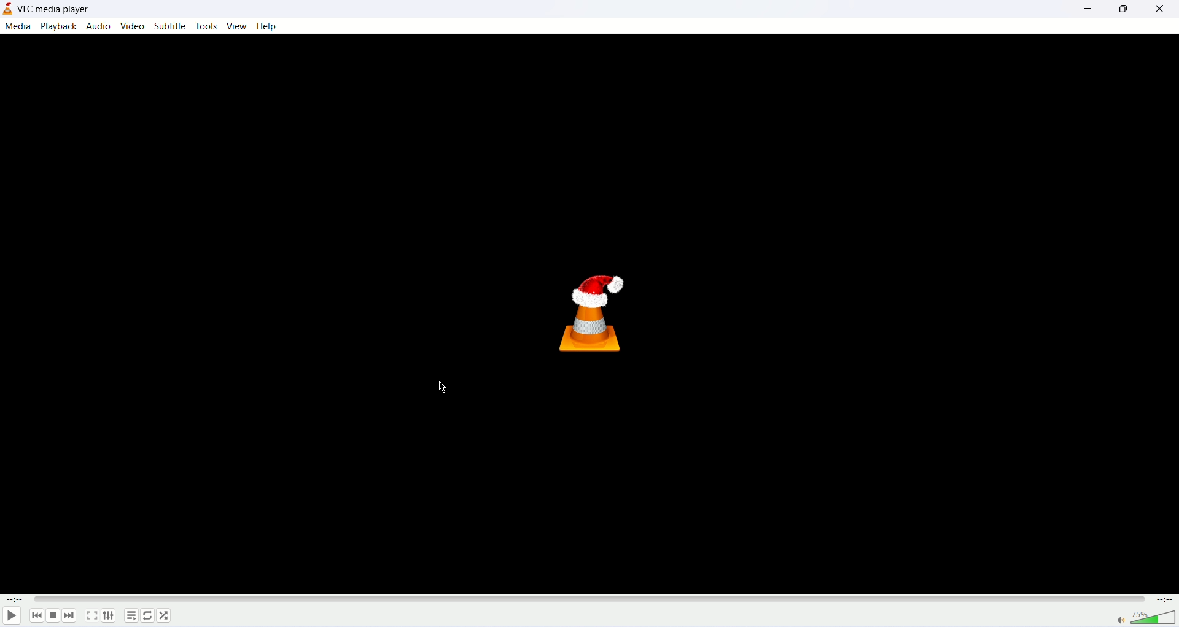 Image resolution: width=1179 pixels, height=627 pixels. Describe the element at coordinates (58, 26) in the screenshot. I see `playback` at that location.